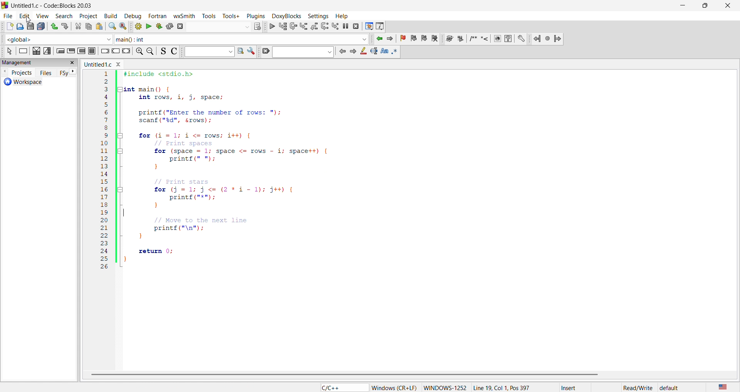 The width and height of the screenshot is (740, 392). What do you see at coordinates (127, 52) in the screenshot?
I see `return instruction` at bounding box center [127, 52].